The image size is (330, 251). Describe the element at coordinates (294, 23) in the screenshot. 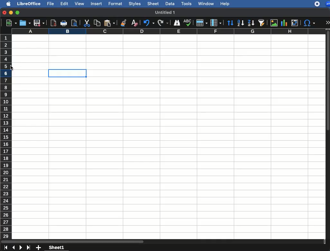

I see `pivot table` at that location.